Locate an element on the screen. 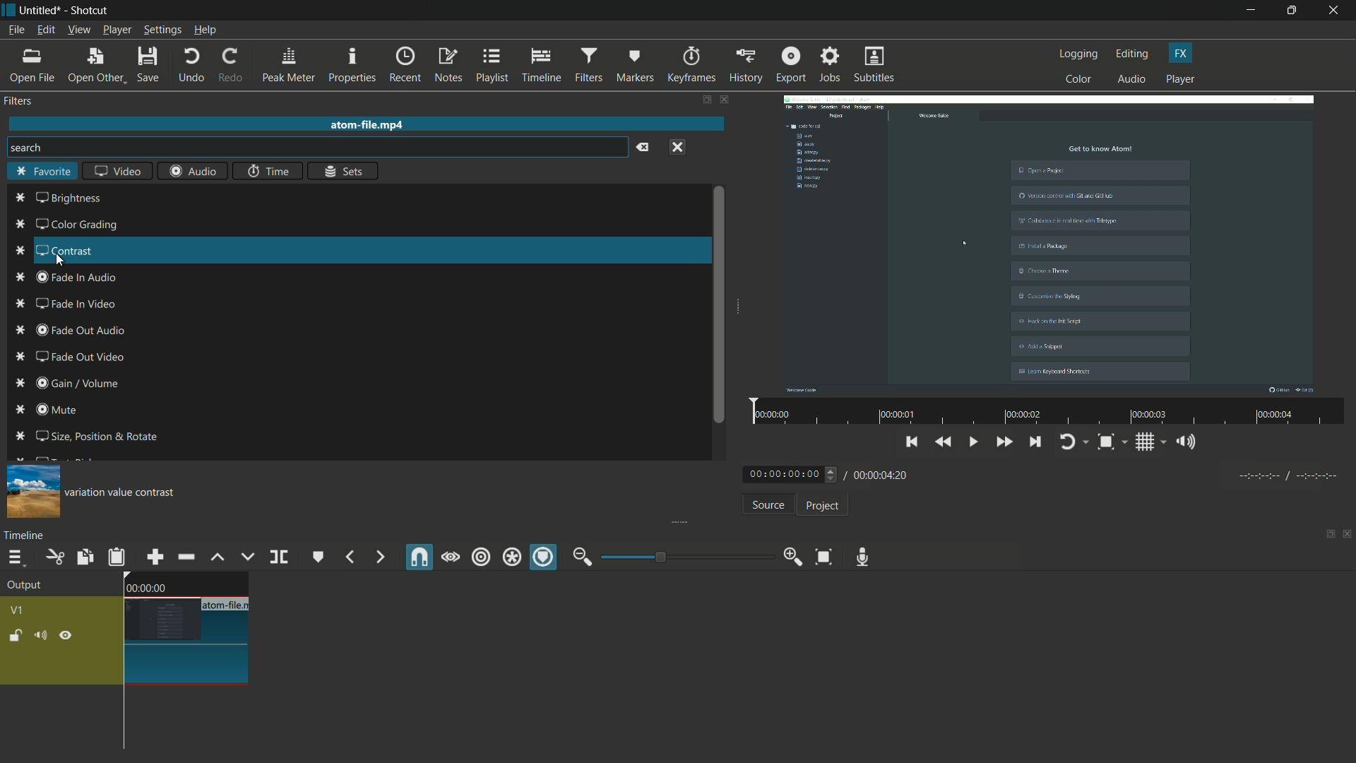 This screenshot has width=1356, height=763. properties is located at coordinates (352, 66).